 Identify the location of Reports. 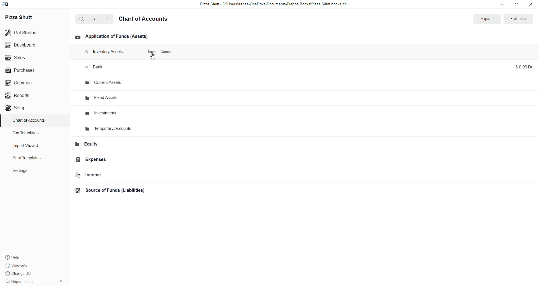
(24, 96).